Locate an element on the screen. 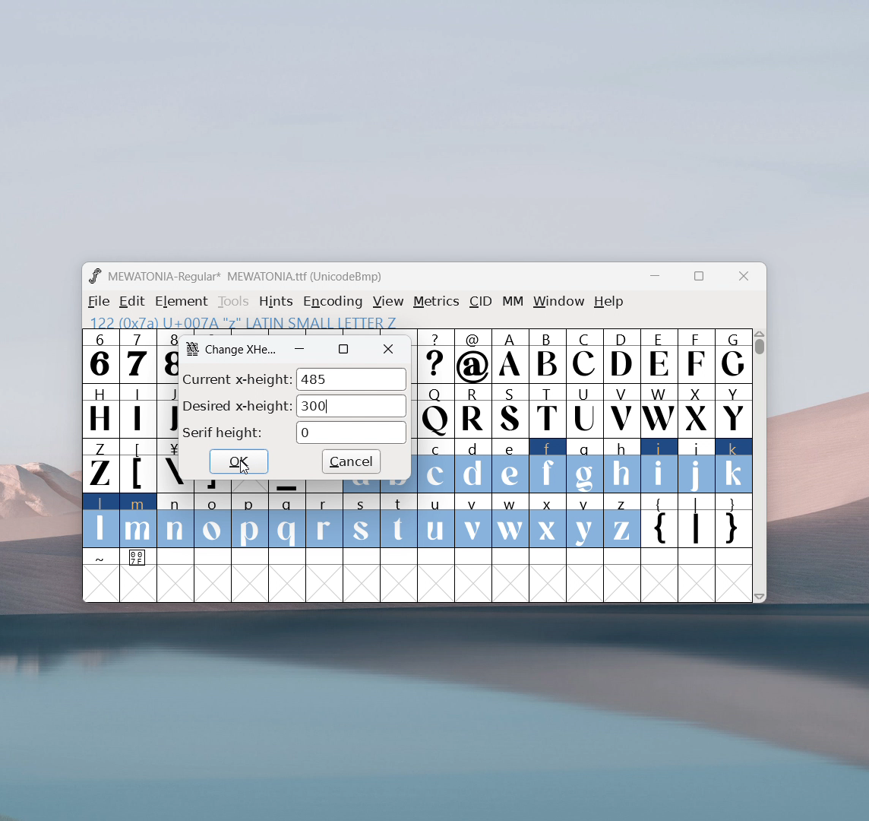 The image size is (869, 821). { is located at coordinates (659, 522).